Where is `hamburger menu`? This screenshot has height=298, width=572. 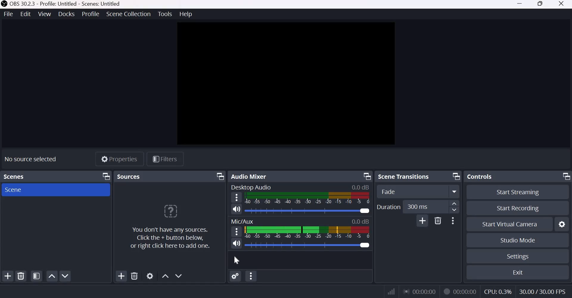
hamburger menu is located at coordinates (235, 197).